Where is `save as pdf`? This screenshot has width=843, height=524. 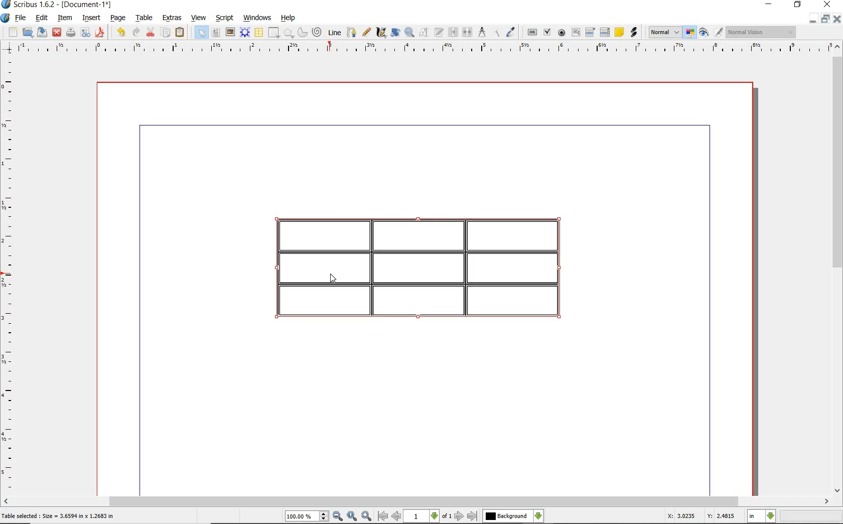 save as pdf is located at coordinates (101, 33).